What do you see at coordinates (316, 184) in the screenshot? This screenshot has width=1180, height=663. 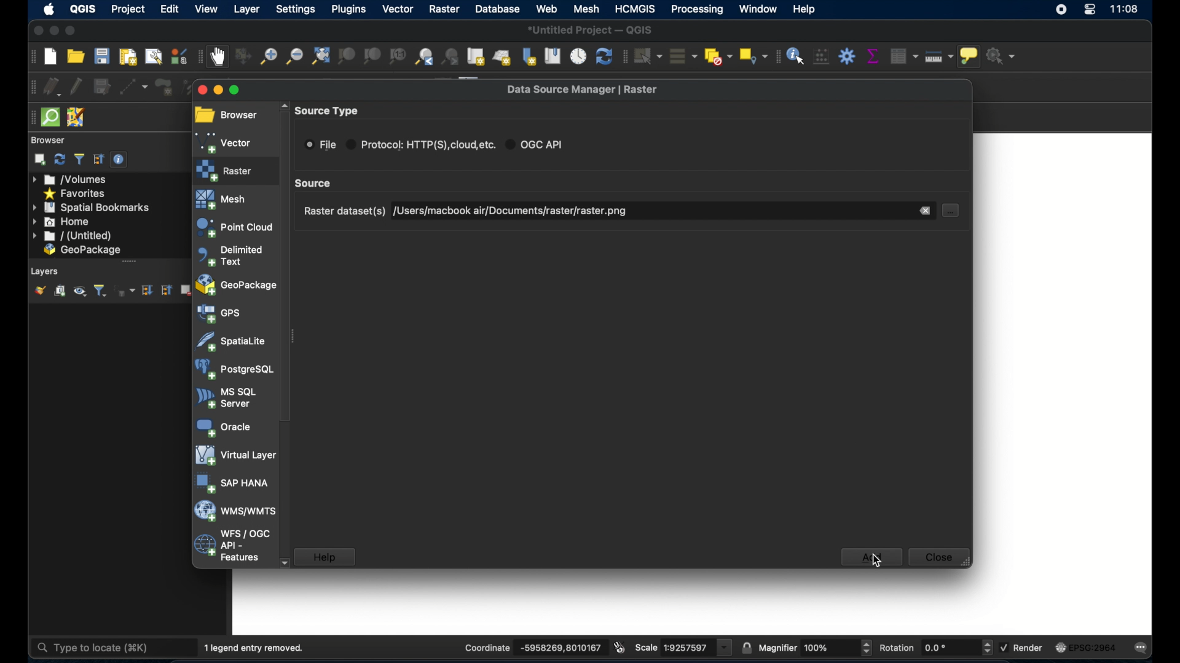 I see `scroll box` at bounding box center [316, 184].